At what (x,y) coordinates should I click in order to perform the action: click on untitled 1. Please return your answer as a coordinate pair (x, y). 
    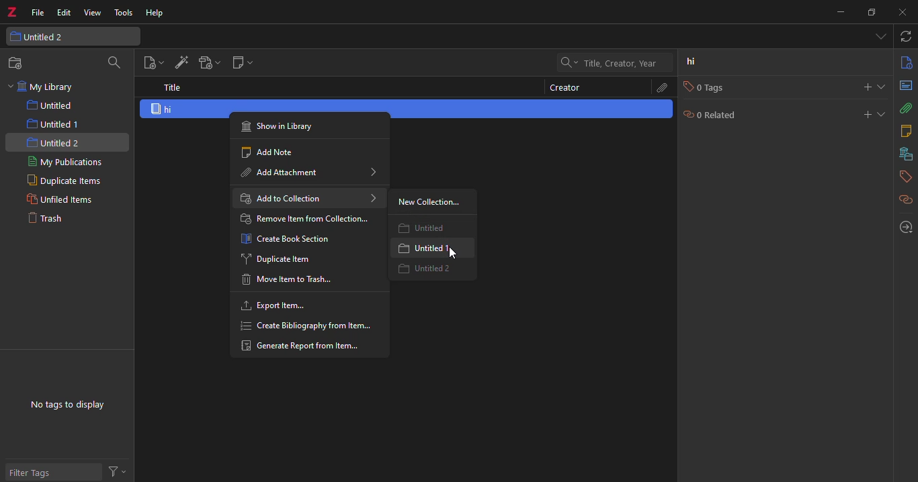
    Looking at the image, I should click on (53, 123).